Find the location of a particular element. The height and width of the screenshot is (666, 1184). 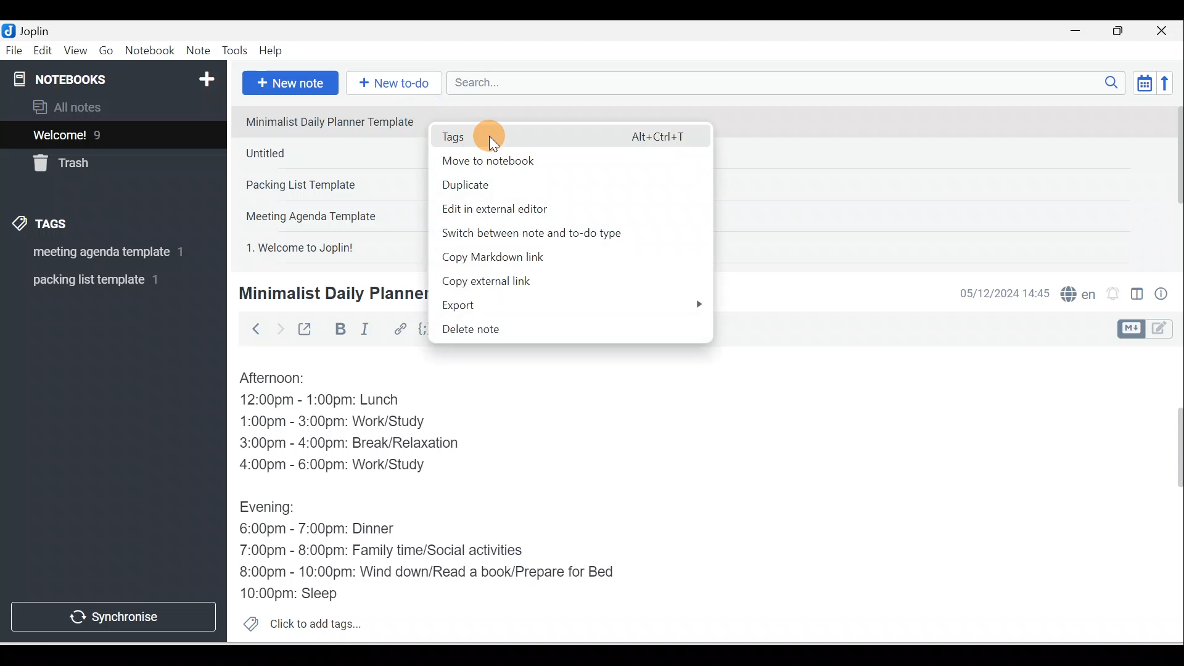

Go is located at coordinates (108, 51).